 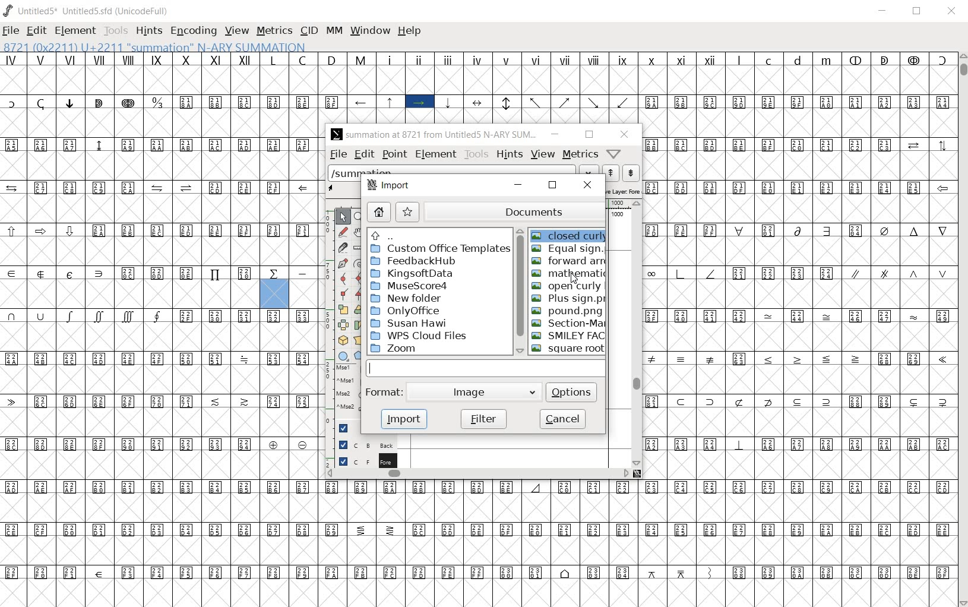 I want to click on home, so click(x=379, y=211).